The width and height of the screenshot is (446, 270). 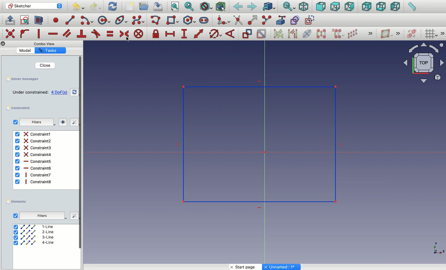 I want to click on Start page, so click(x=246, y=267).